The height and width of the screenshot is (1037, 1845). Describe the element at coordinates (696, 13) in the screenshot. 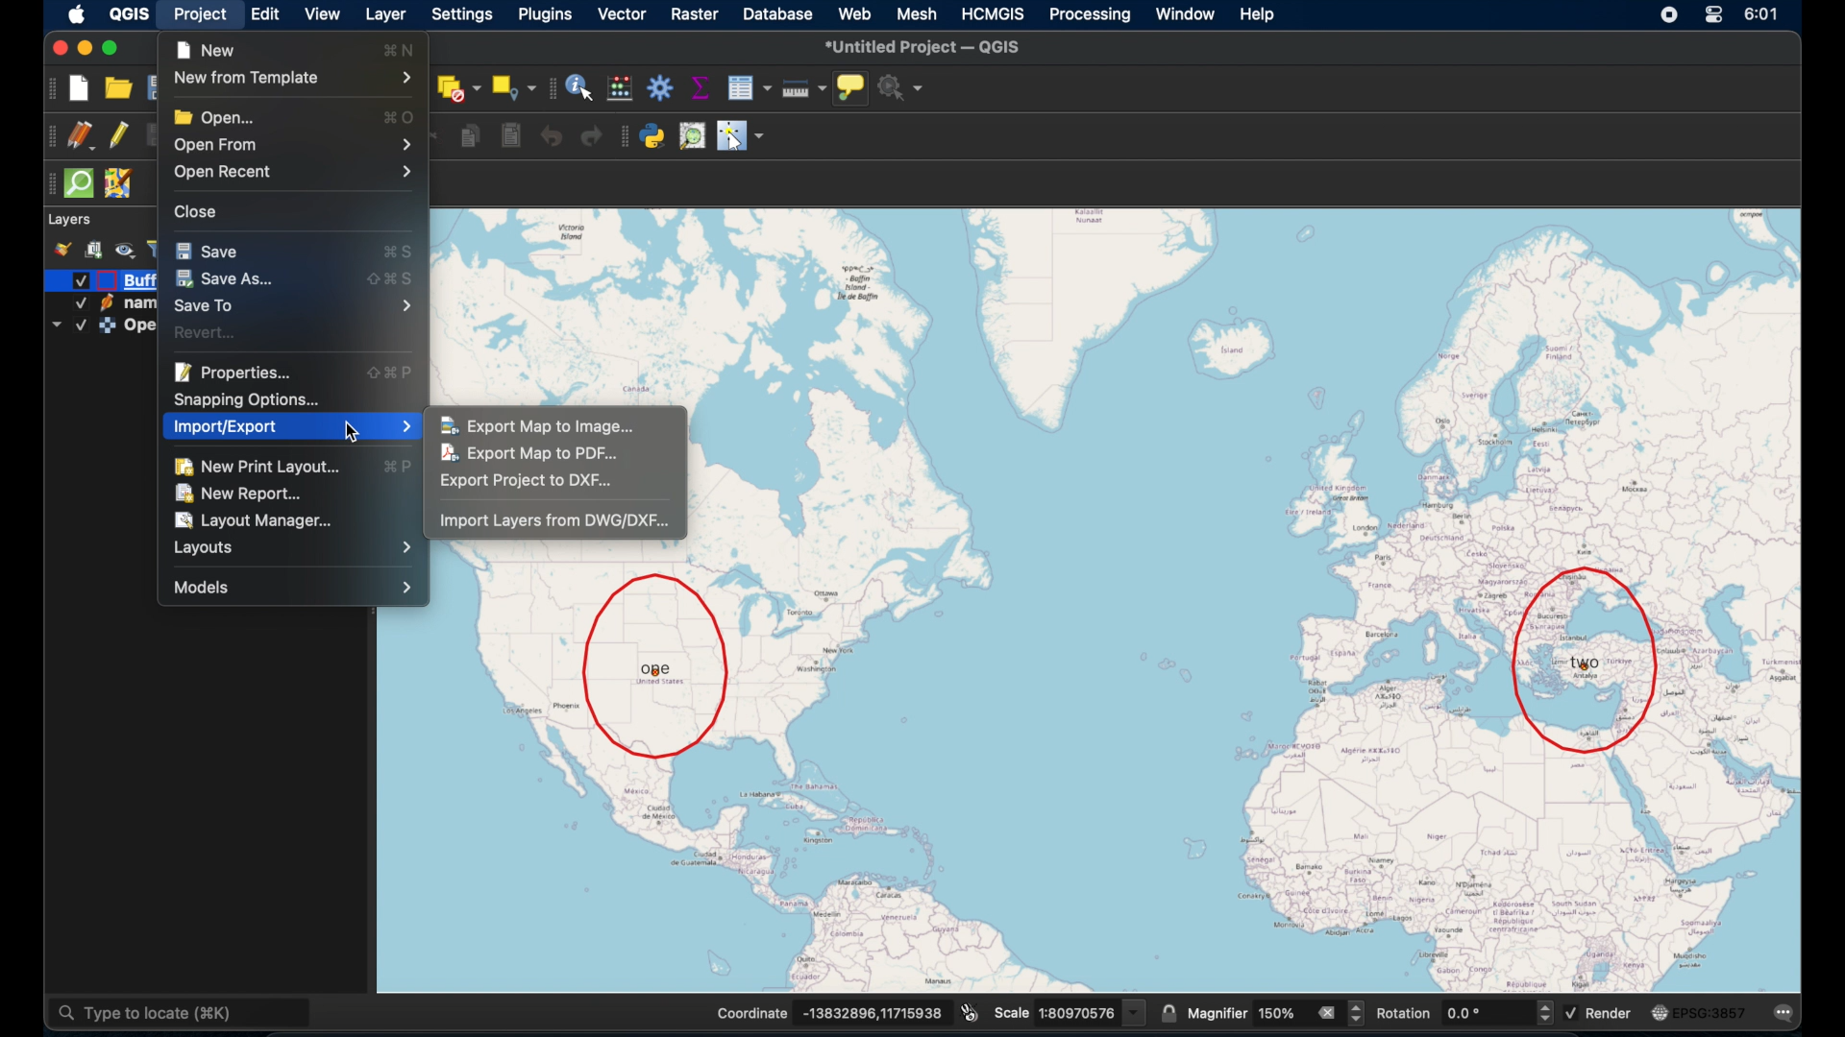

I see `raster` at that location.